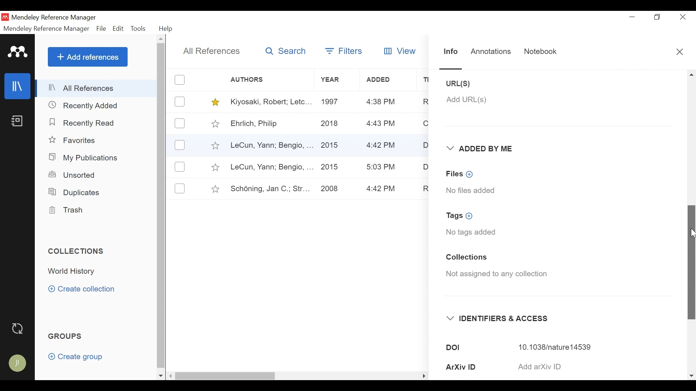 Image resolution: width=696 pixels, height=391 pixels. Describe the element at coordinates (179, 167) in the screenshot. I see `(un)select` at that location.